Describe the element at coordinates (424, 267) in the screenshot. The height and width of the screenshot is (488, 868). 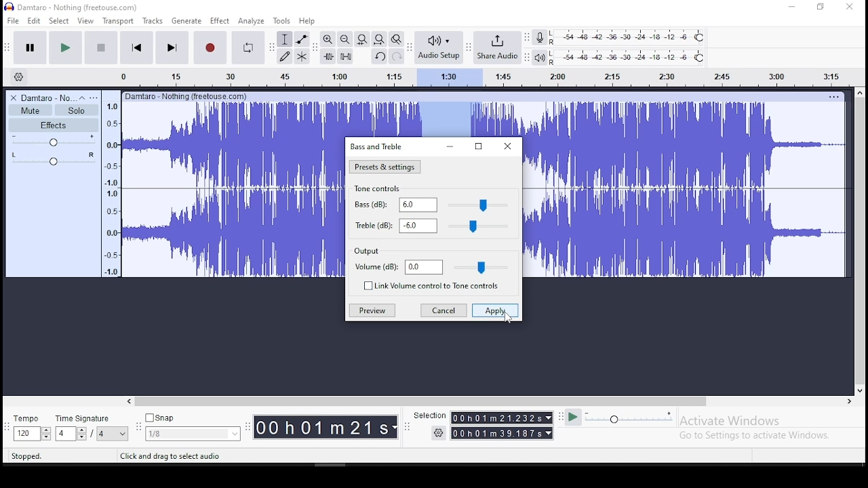
I see `0.0` at that location.